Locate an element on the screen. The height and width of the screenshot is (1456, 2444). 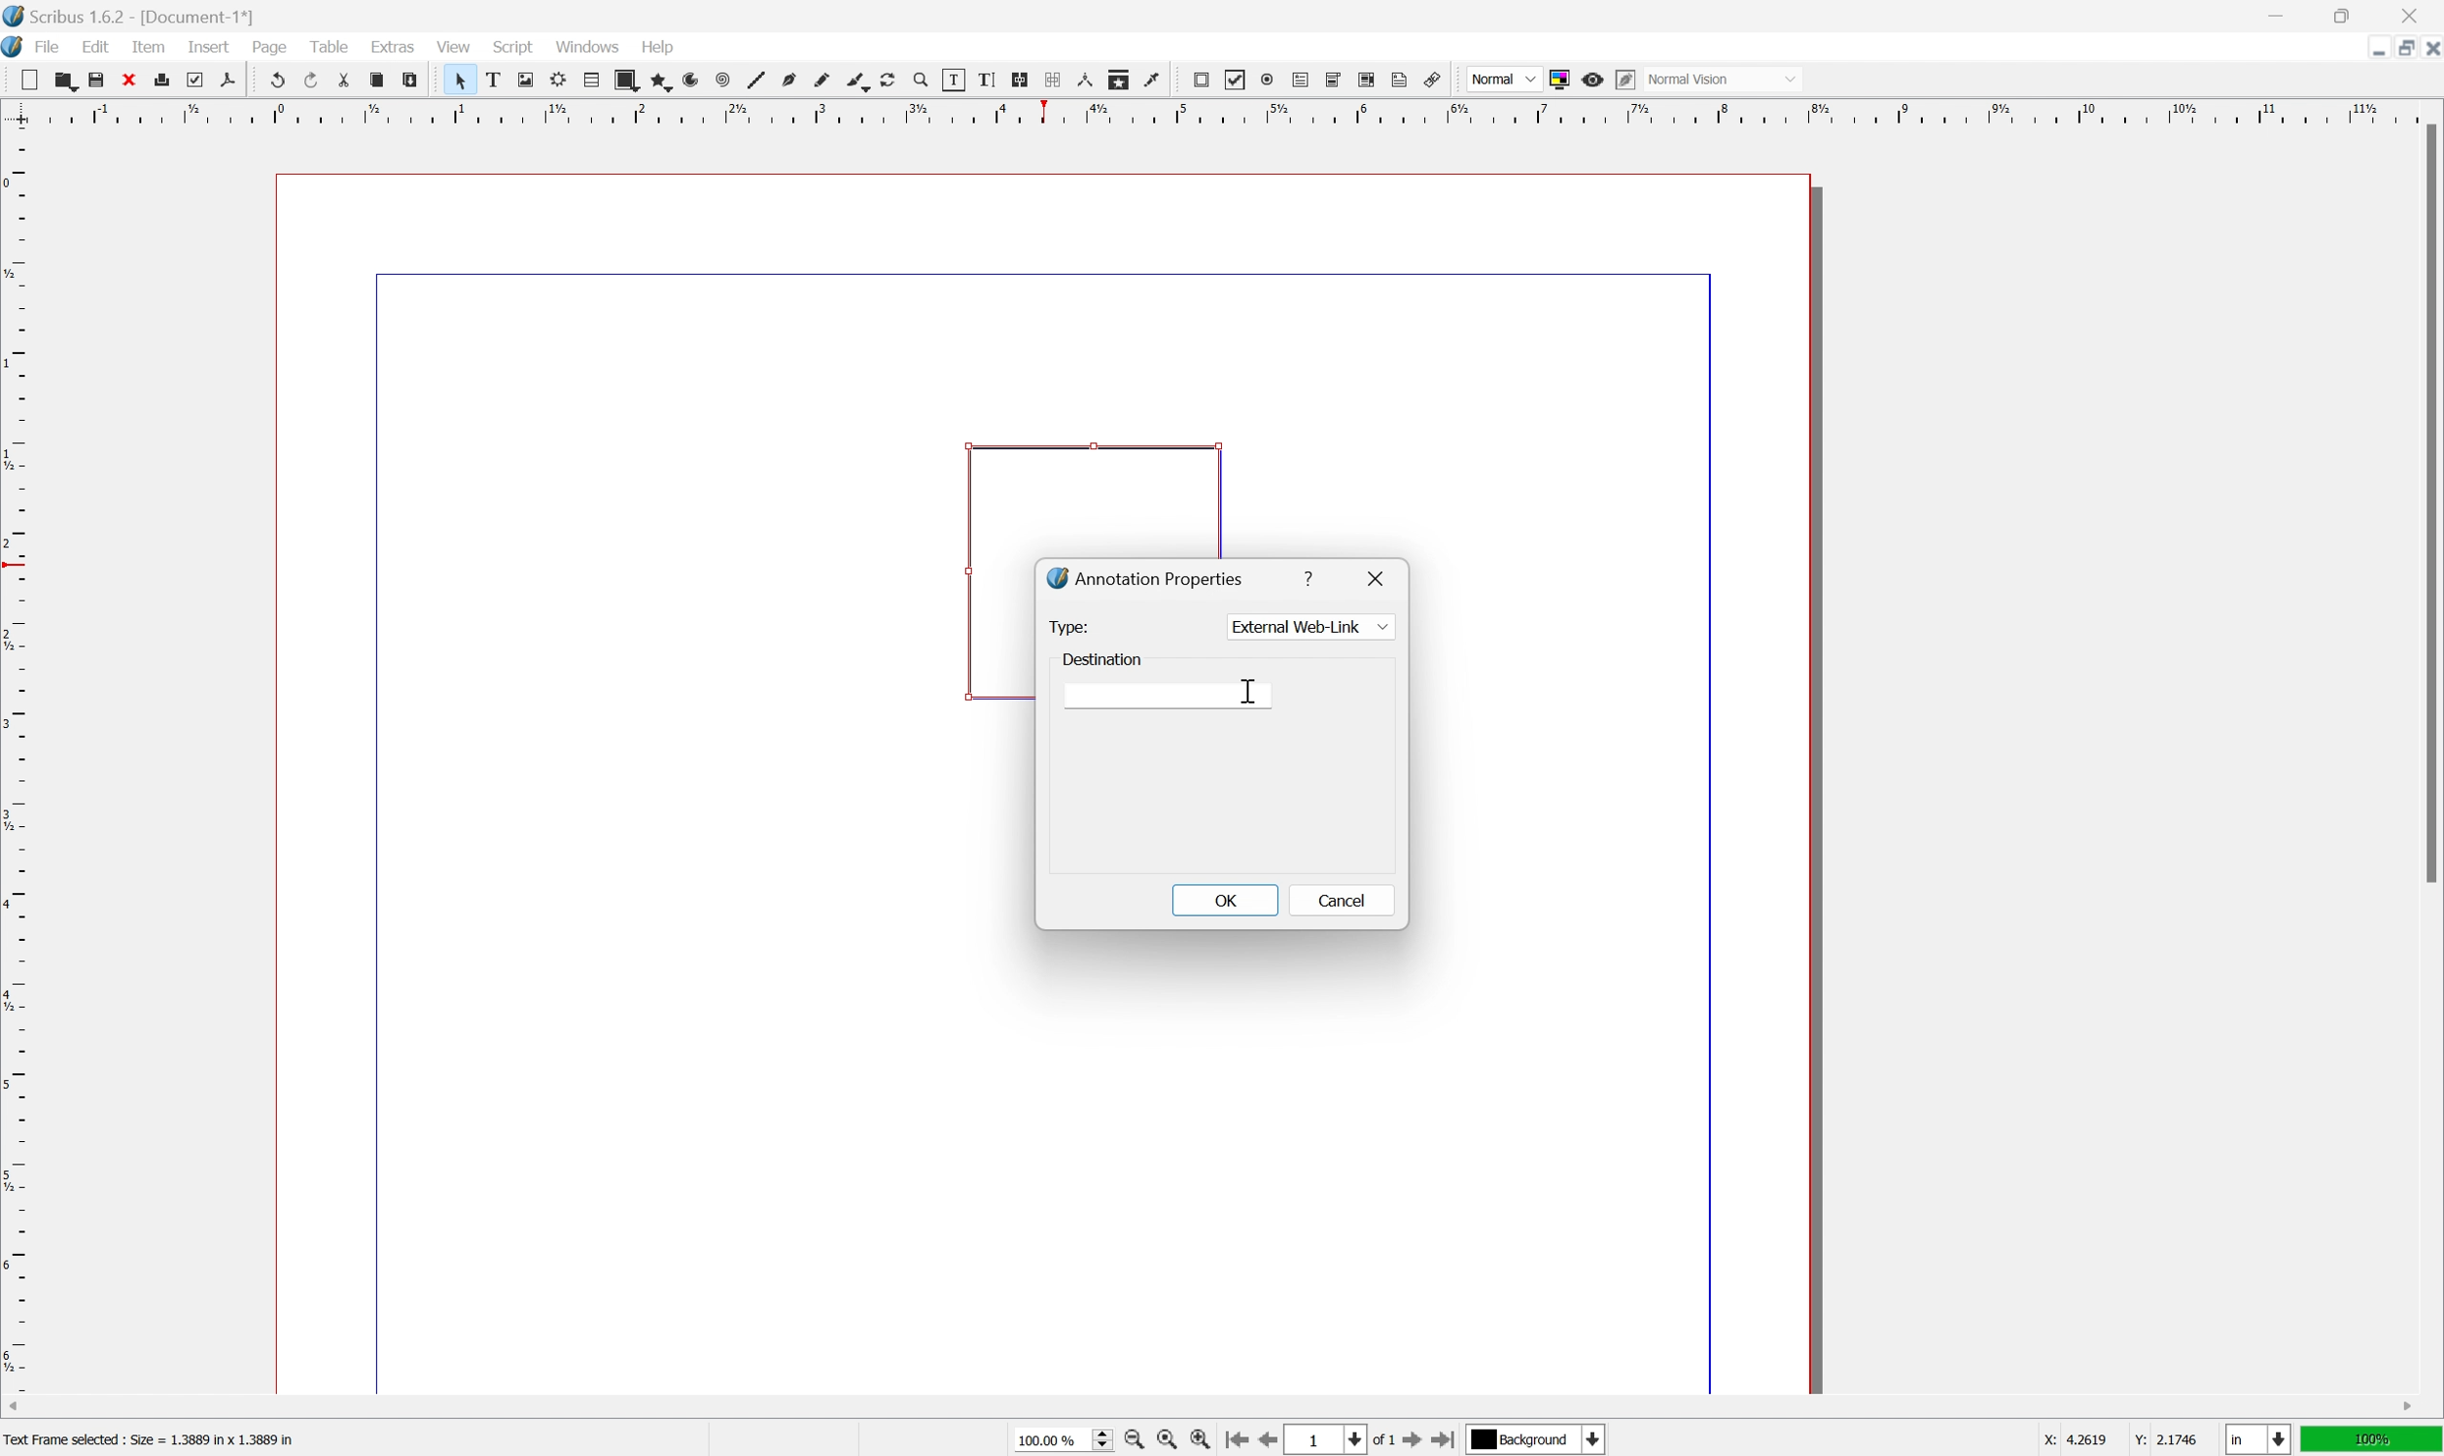
save is located at coordinates (97, 79).